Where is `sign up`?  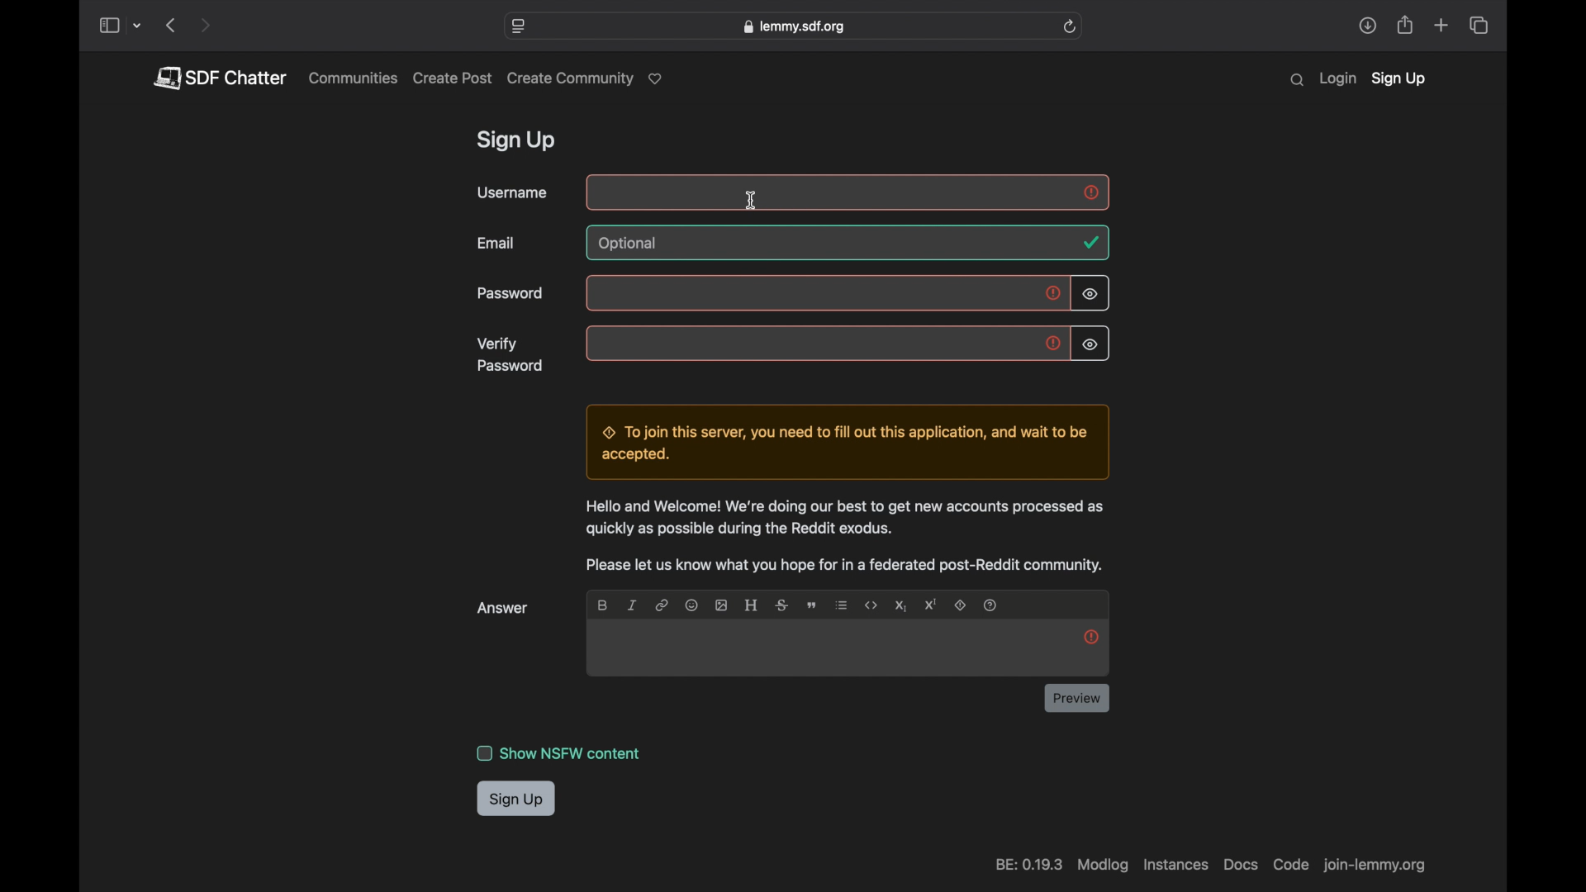 sign up is located at coordinates (1398, 80).